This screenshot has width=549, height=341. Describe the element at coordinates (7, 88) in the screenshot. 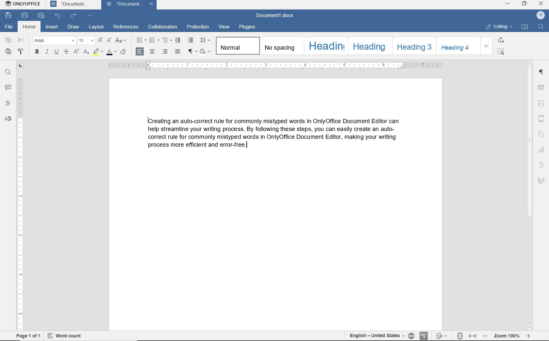

I see `comments` at that location.